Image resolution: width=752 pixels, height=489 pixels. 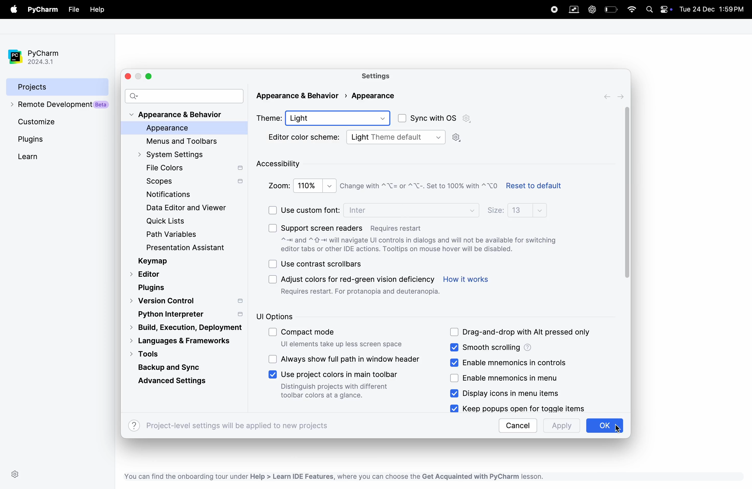 I want to click on smooth scrolling, so click(x=499, y=348).